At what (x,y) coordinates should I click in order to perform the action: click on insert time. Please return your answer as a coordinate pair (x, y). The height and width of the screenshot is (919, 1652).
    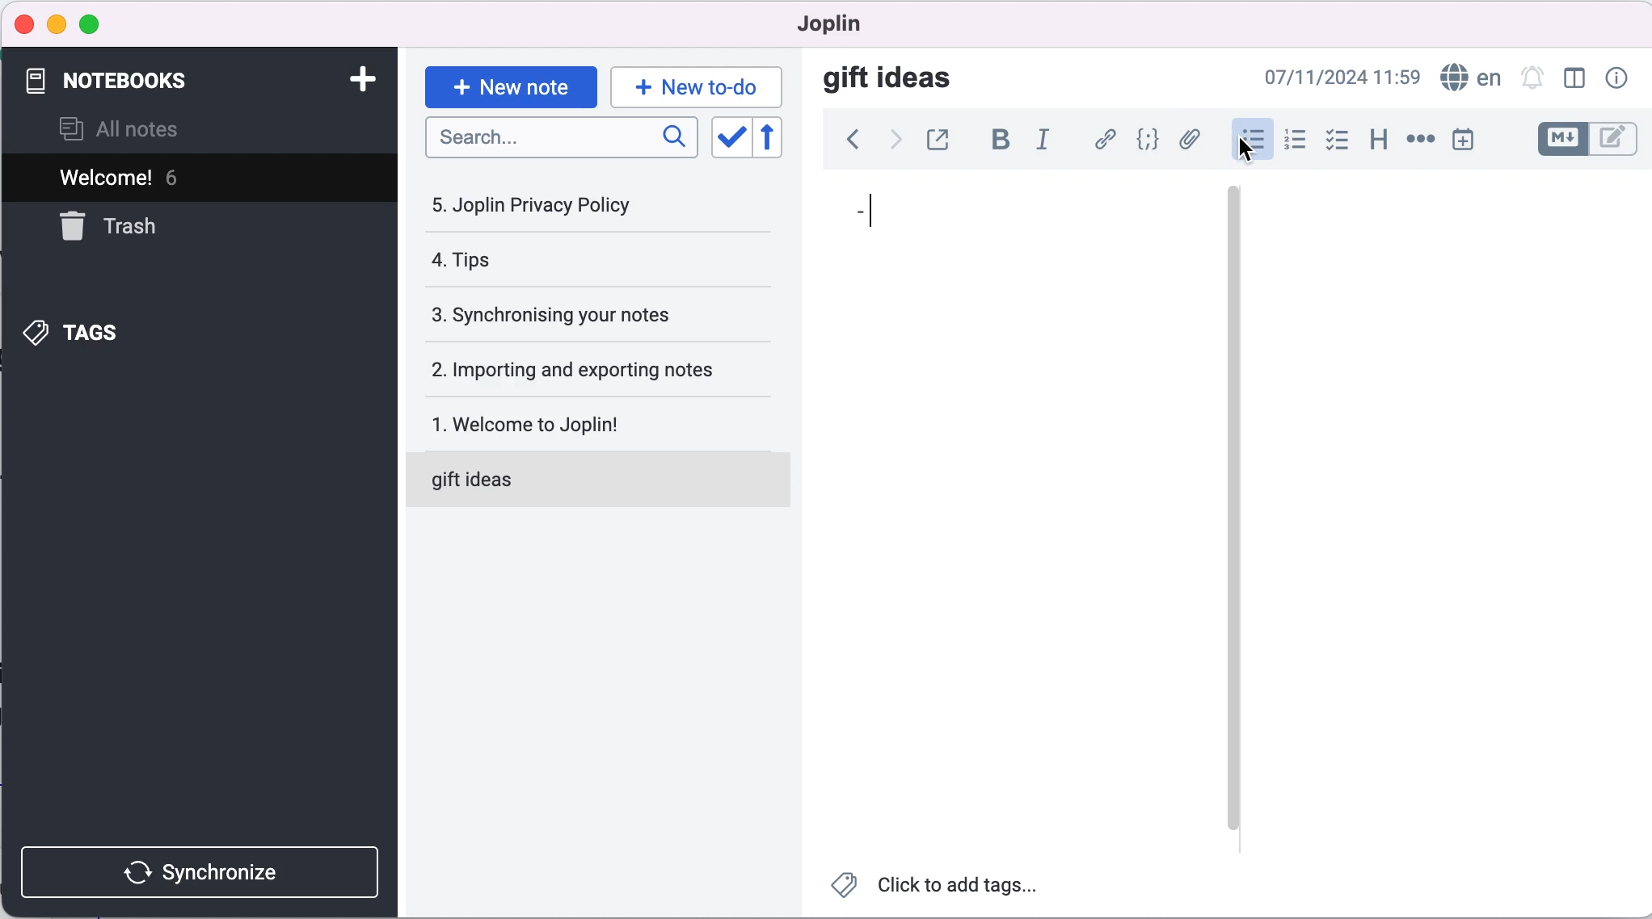
    Looking at the image, I should click on (1469, 142).